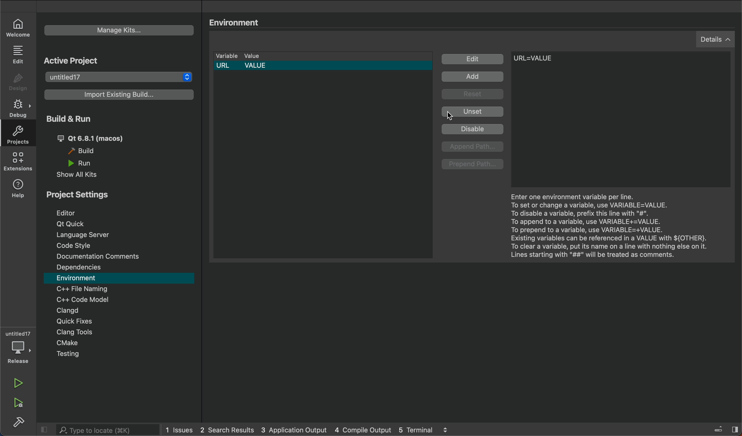 This screenshot has height=436, width=742. What do you see at coordinates (99, 430) in the screenshot?
I see `search` at bounding box center [99, 430].